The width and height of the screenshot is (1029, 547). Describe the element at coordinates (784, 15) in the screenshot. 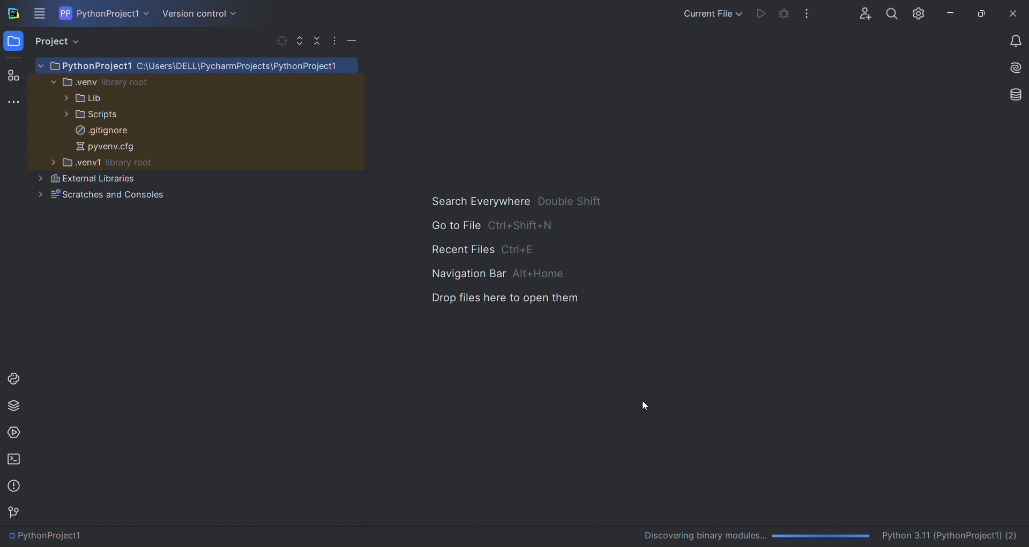

I see `debug` at that location.